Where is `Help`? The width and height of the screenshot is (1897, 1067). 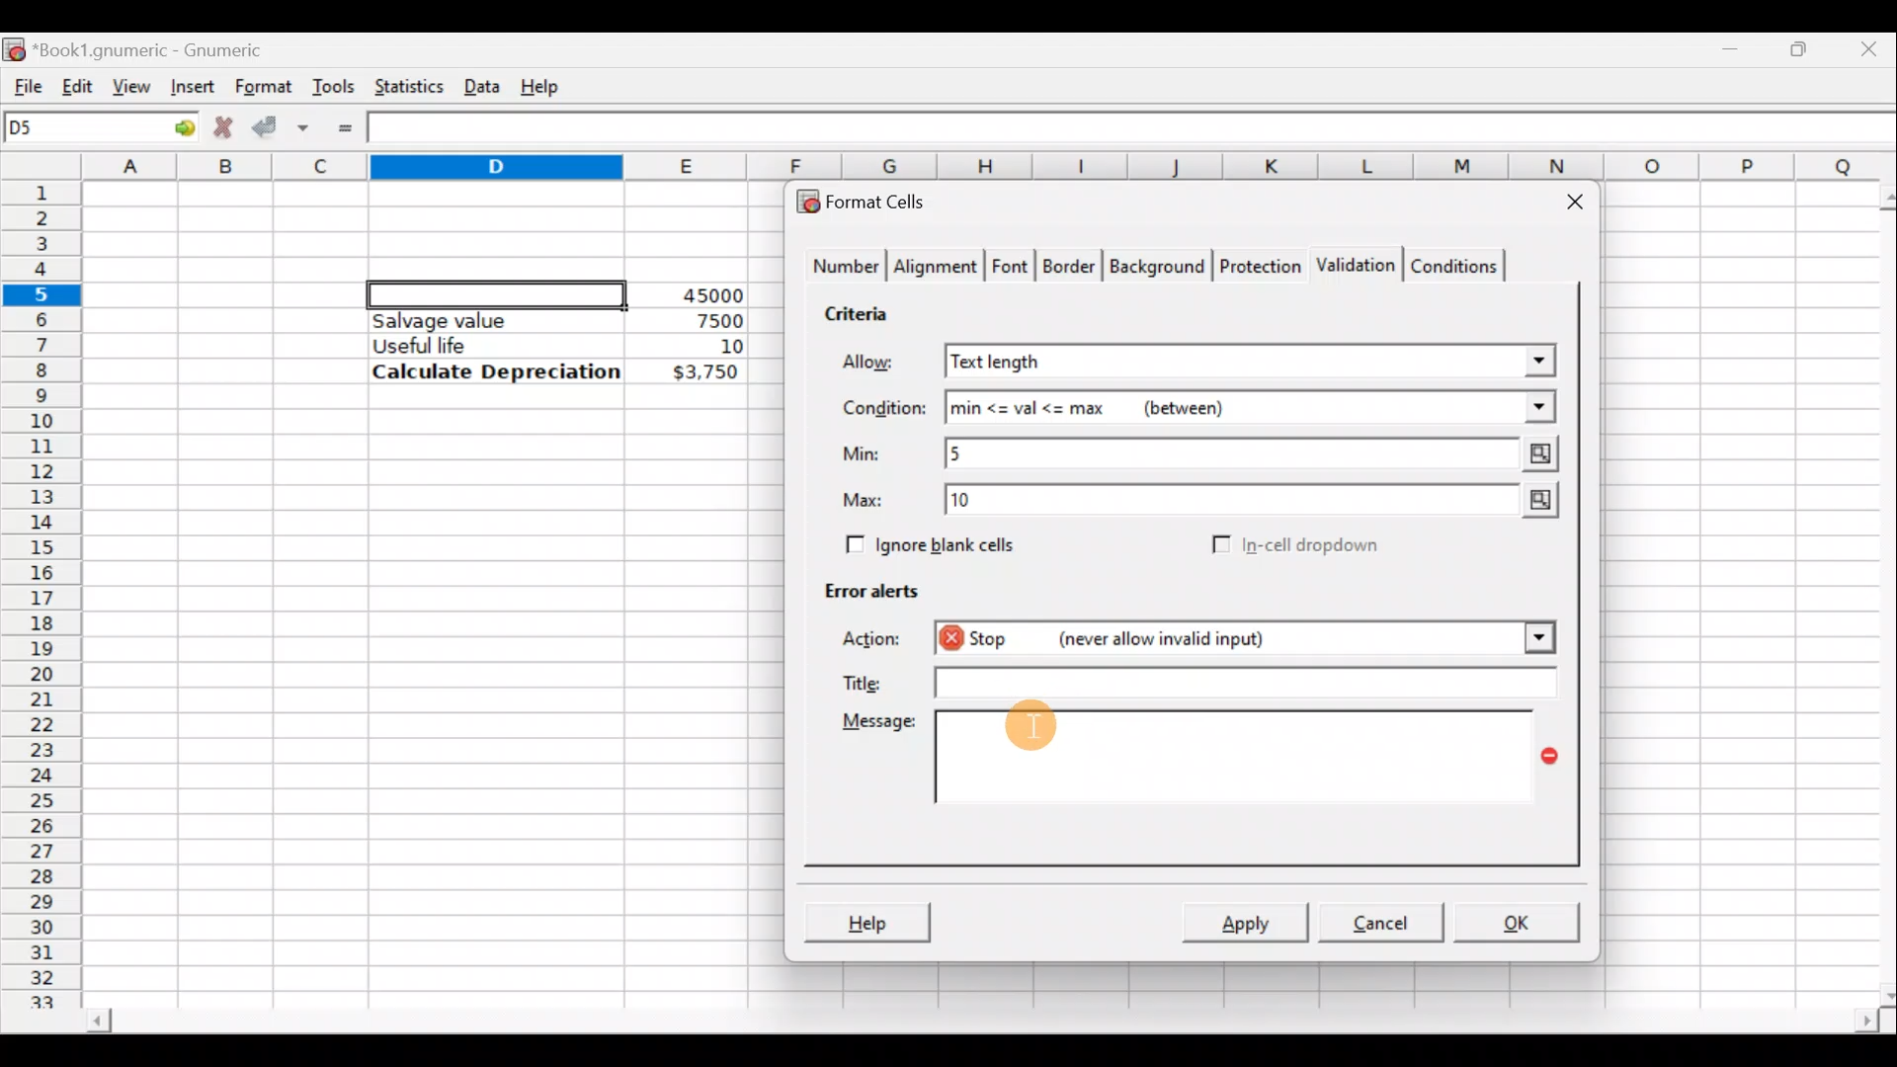
Help is located at coordinates (866, 921).